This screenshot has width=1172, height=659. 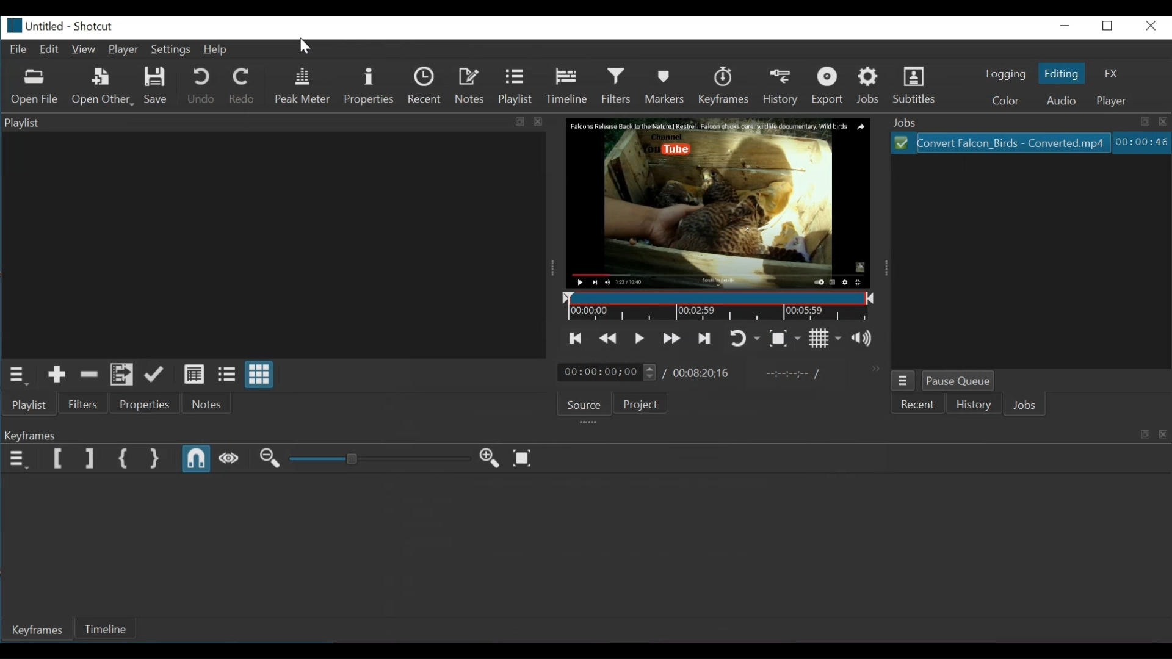 I want to click on Convert Falcon_Birds - Converted.mp4(File), so click(x=999, y=142).